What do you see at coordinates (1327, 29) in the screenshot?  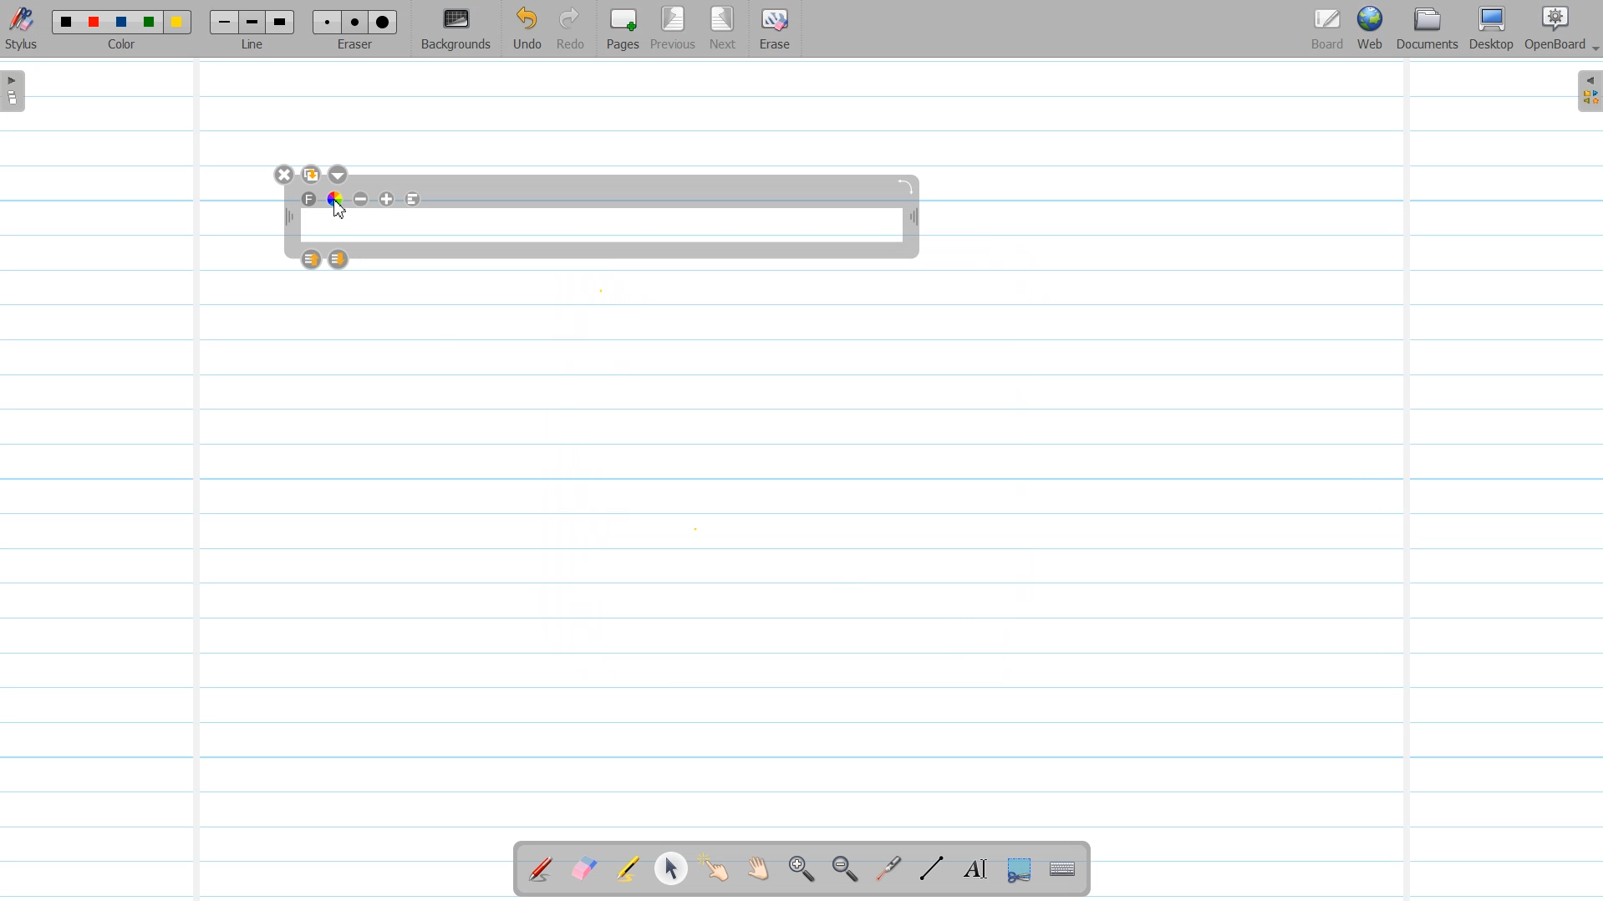 I see `Board` at bounding box center [1327, 29].